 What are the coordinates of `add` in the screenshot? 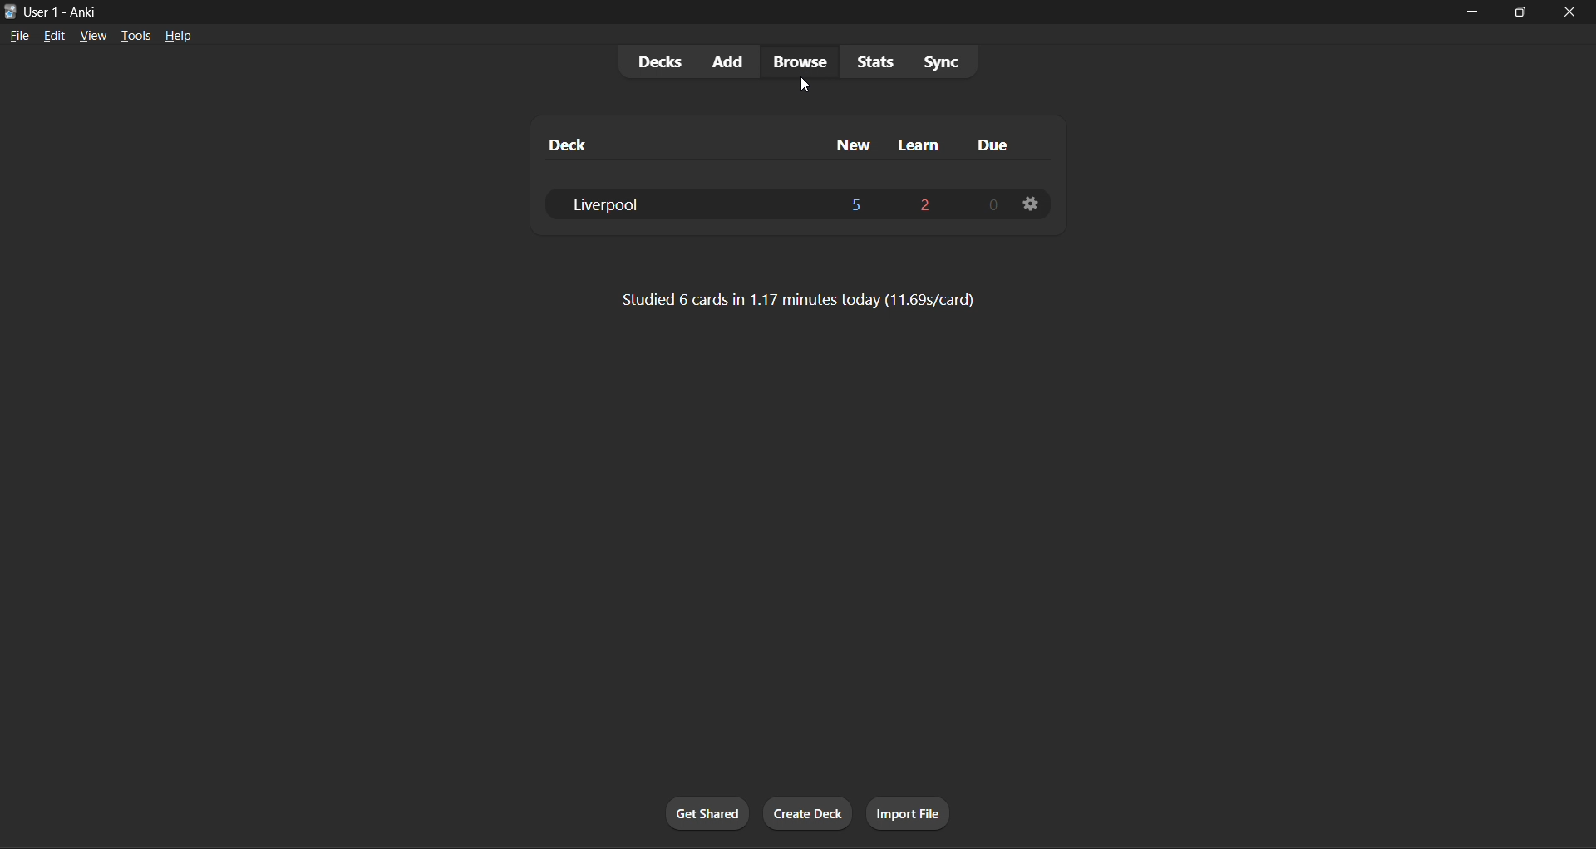 It's located at (727, 60).